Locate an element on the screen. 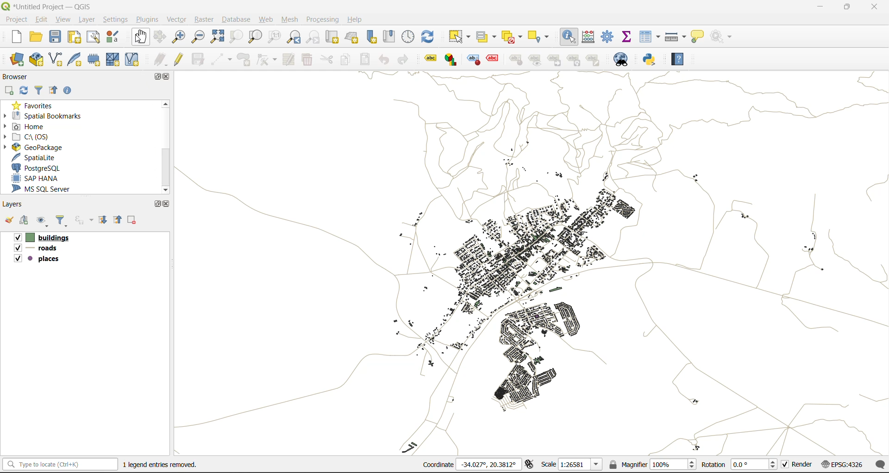  log messages is located at coordinates (881, 465).